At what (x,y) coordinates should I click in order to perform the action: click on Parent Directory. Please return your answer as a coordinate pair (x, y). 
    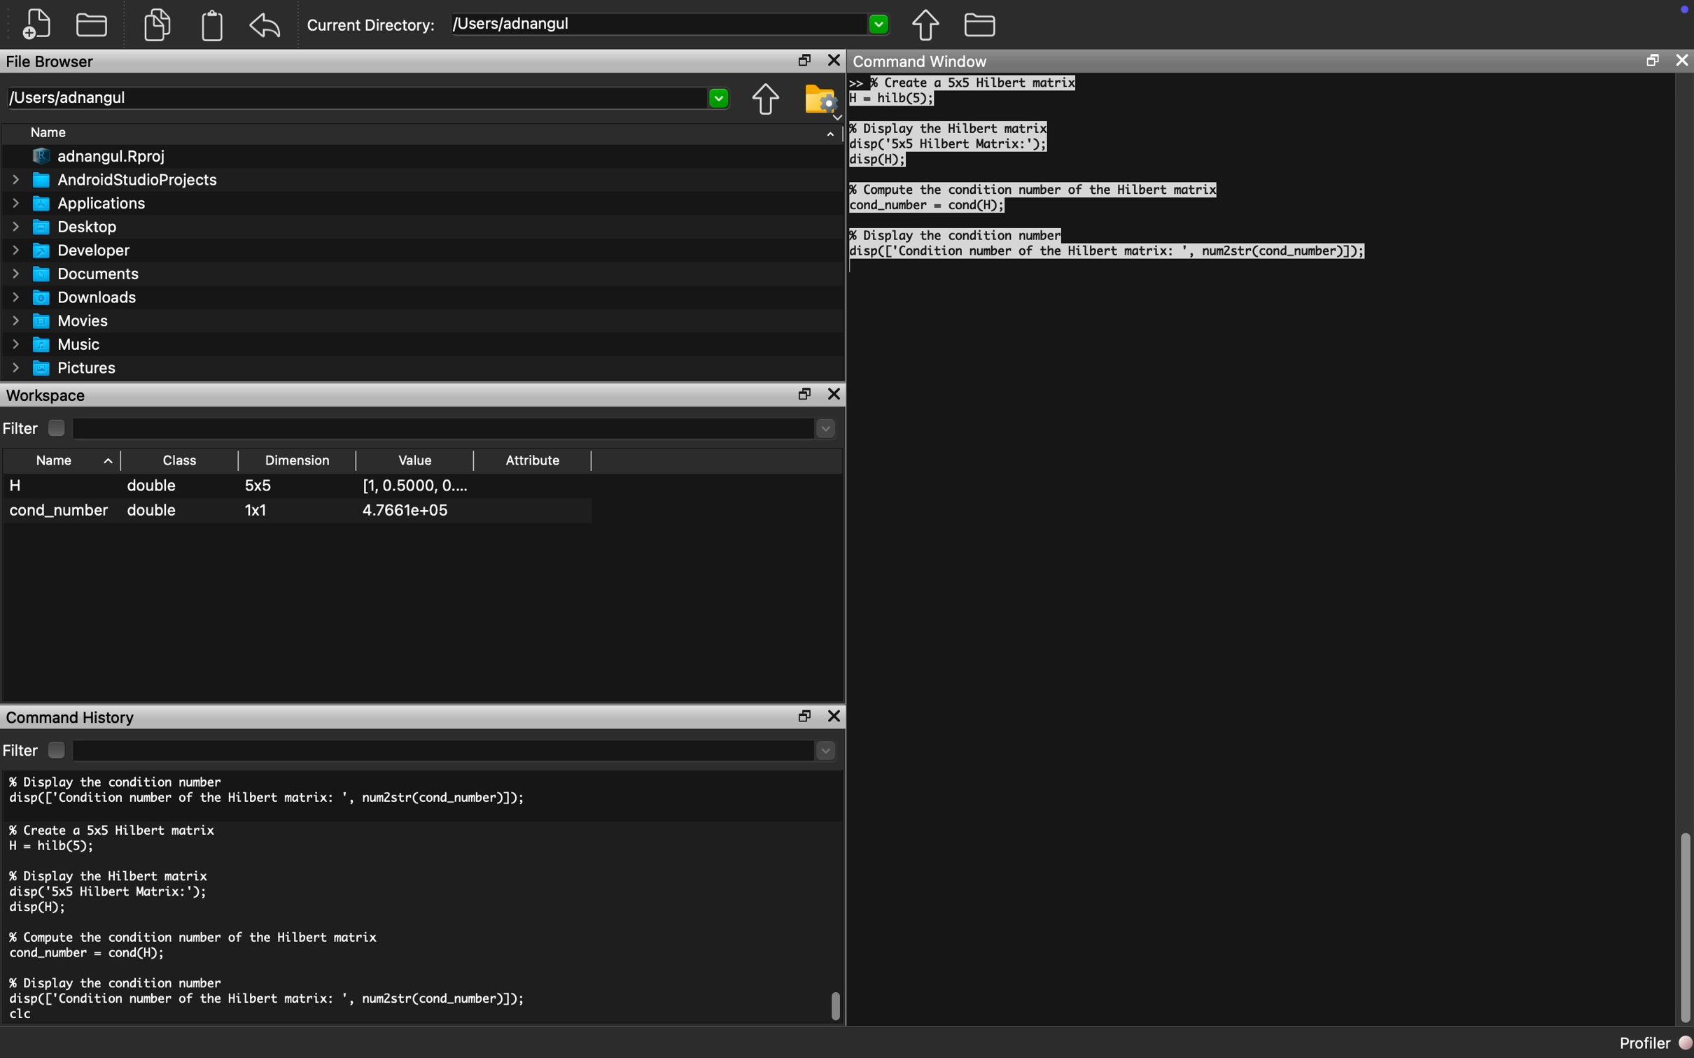
    Looking at the image, I should click on (766, 99).